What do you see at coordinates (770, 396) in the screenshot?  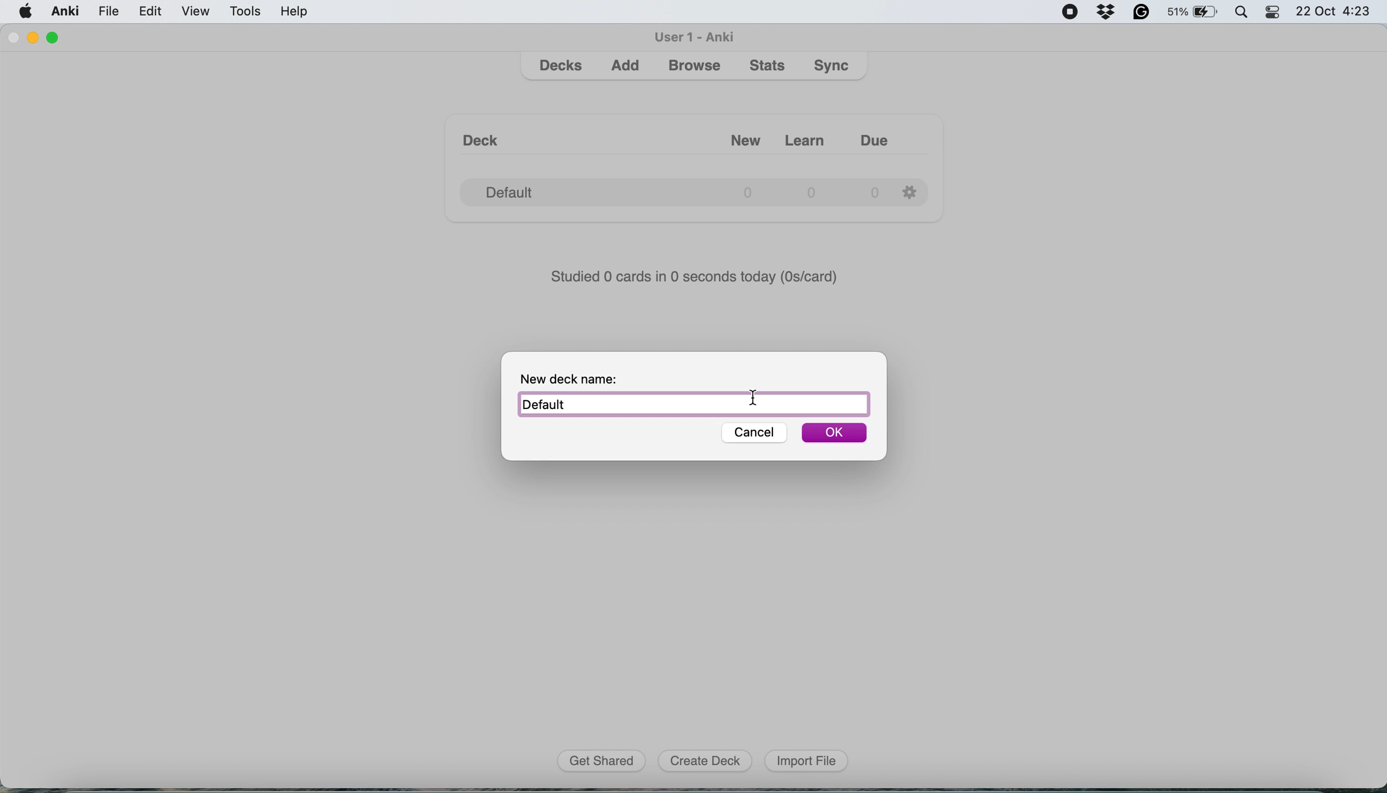 I see `cursor` at bounding box center [770, 396].